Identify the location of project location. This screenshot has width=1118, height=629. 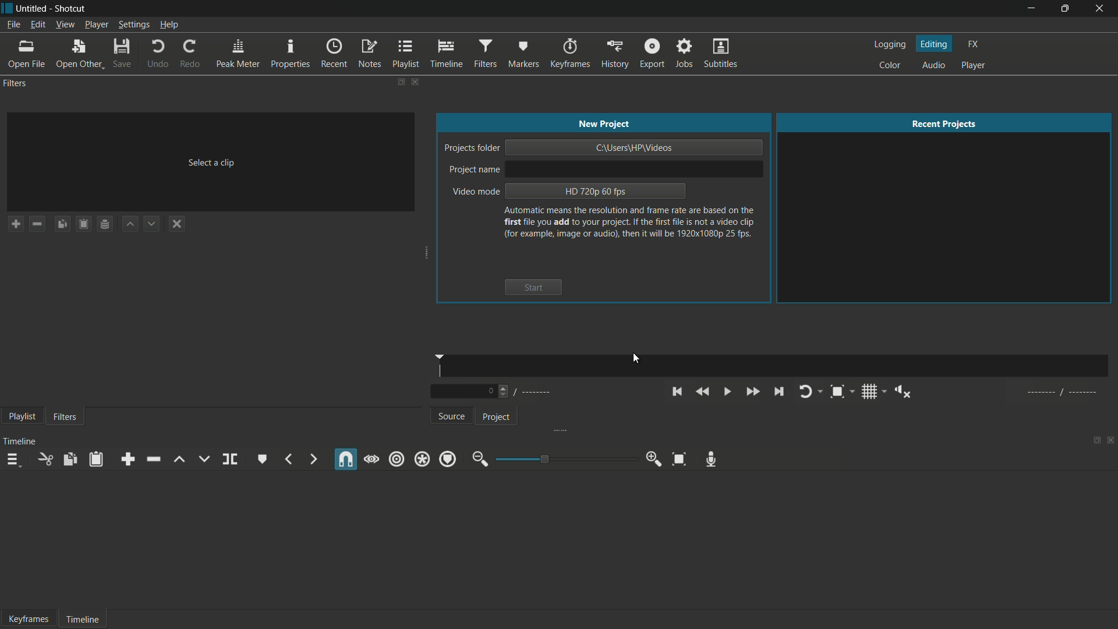
(635, 147).